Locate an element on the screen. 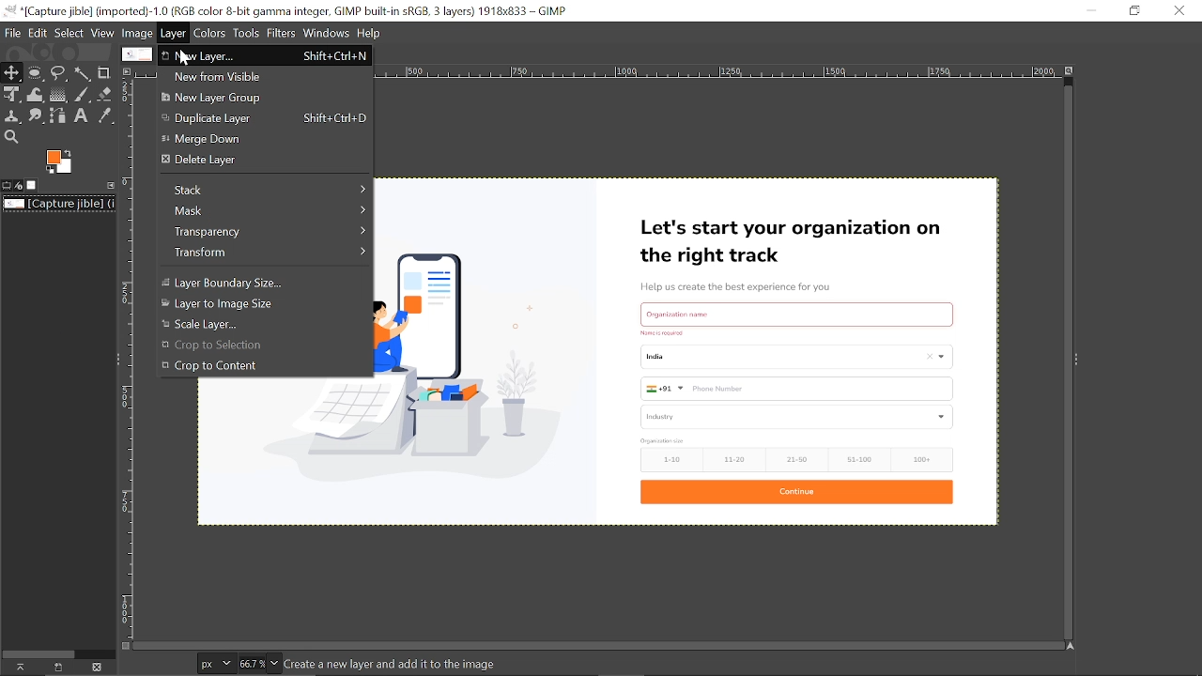 The width and height of the screenshot is (1202, 676). Scale layer is located at coordinates (257, 323).